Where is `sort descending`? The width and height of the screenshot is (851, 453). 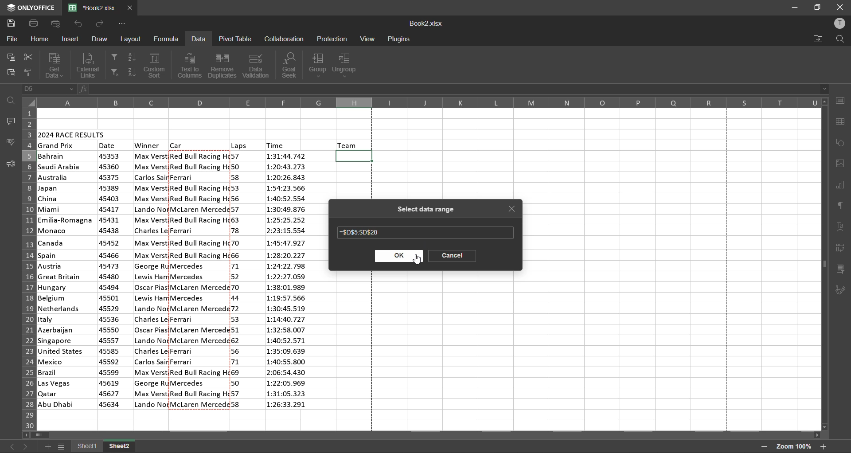 sort descending is located at coordinates (132, 71).